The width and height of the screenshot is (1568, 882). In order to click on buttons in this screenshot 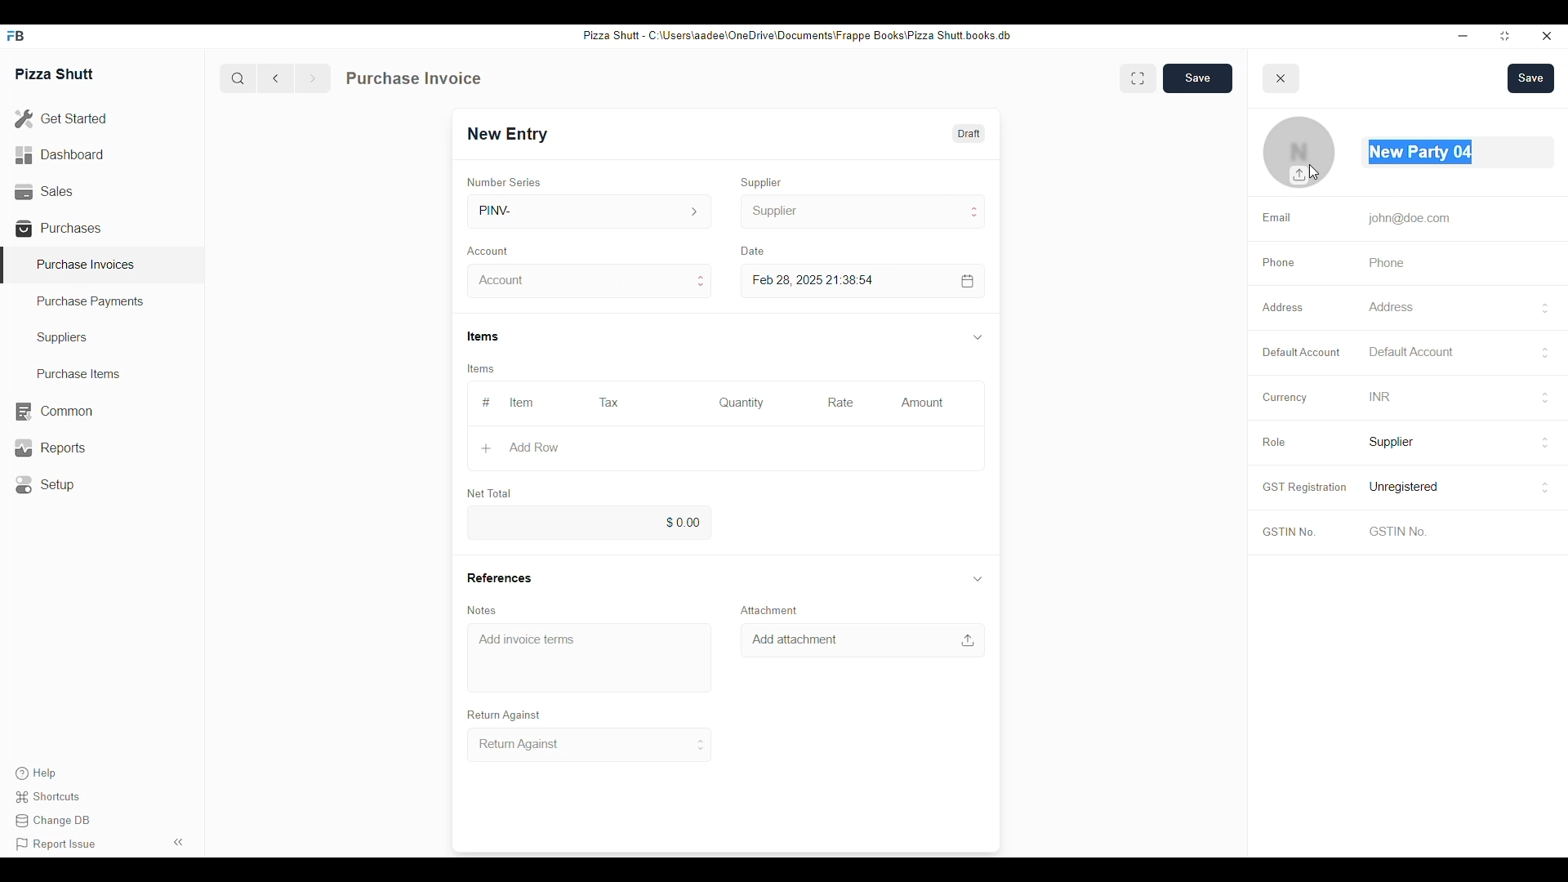, I will do `click(1548, 398)`.